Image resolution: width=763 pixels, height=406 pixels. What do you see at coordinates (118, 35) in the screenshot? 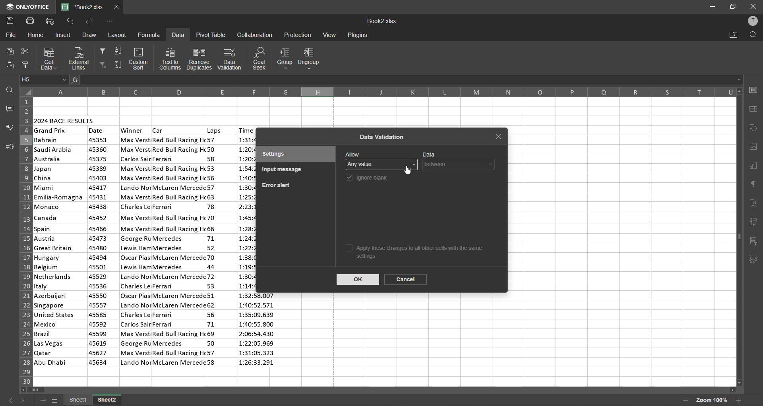
I see `layout` at bounding box center [118, 35].